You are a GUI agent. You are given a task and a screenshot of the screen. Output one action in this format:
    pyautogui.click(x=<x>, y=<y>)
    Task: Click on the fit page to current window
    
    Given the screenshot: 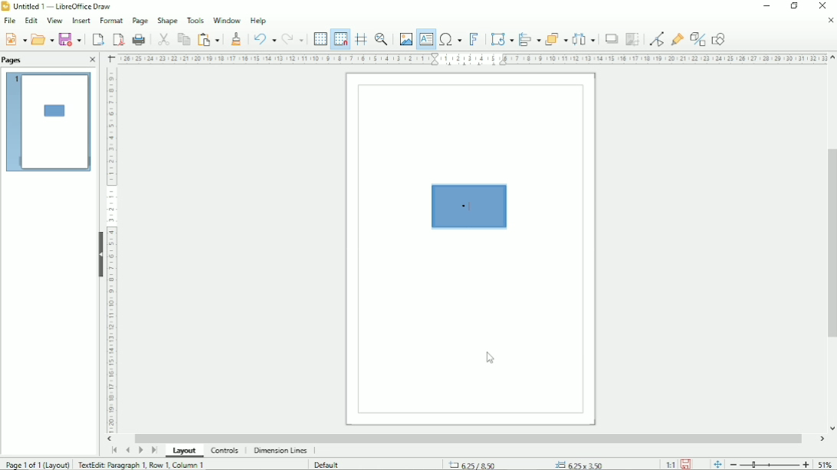 What is the action you would take?
    pyautogui.click(x=717, y=465)
    